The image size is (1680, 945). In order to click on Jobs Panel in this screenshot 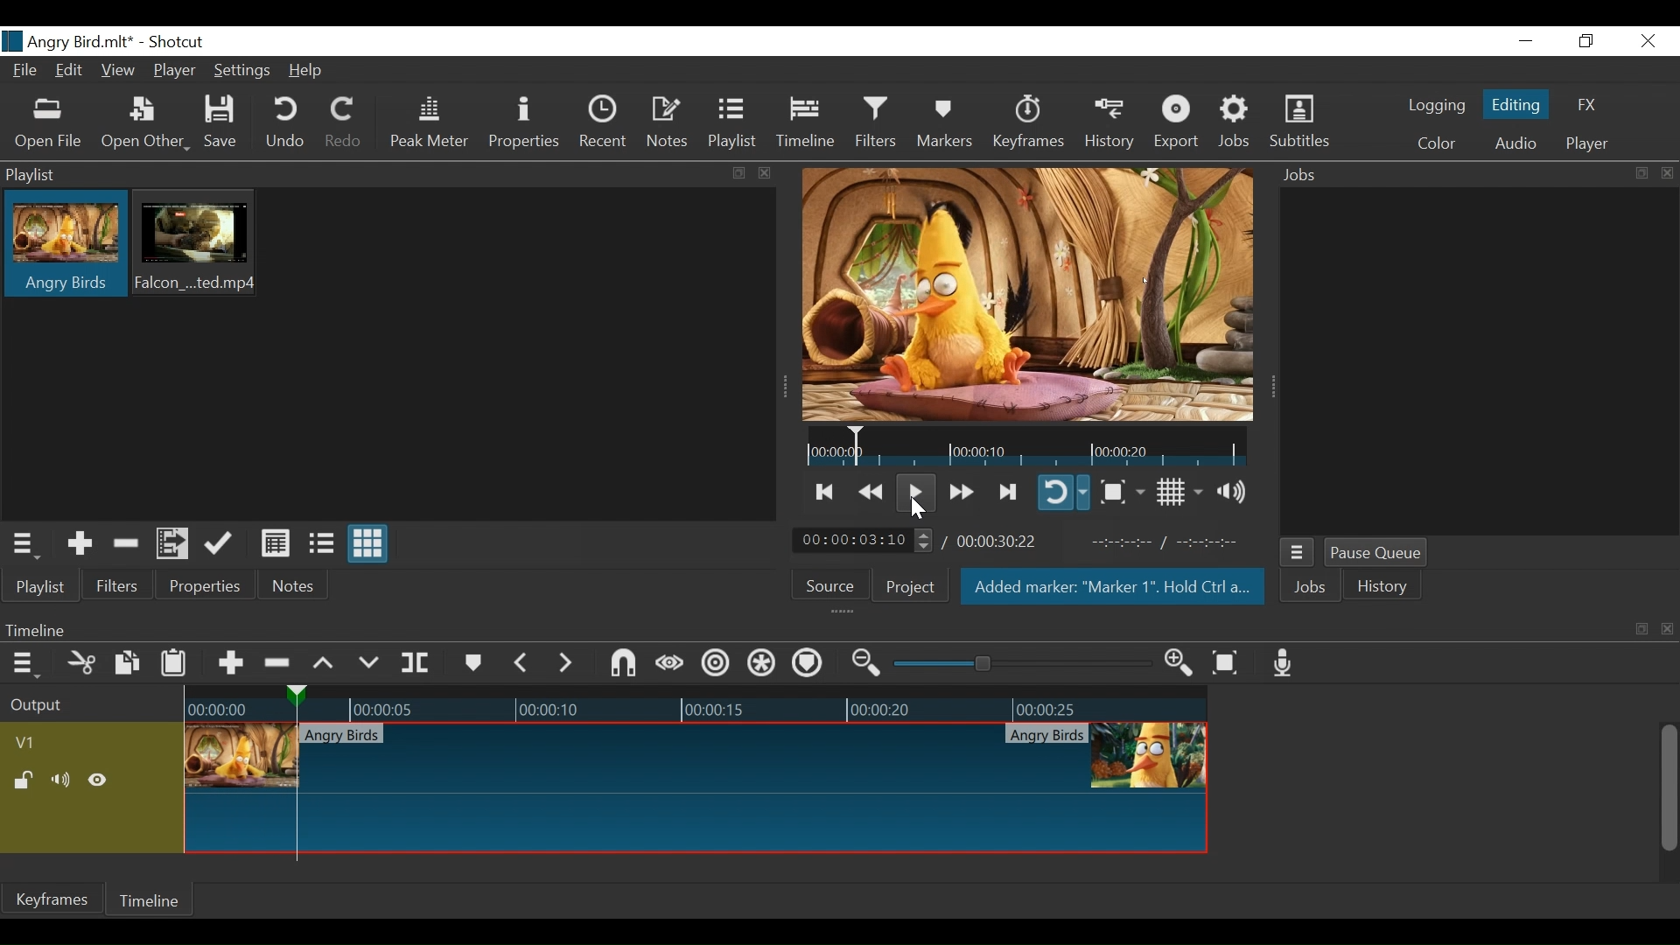, I will do `click(1473, 173)`.